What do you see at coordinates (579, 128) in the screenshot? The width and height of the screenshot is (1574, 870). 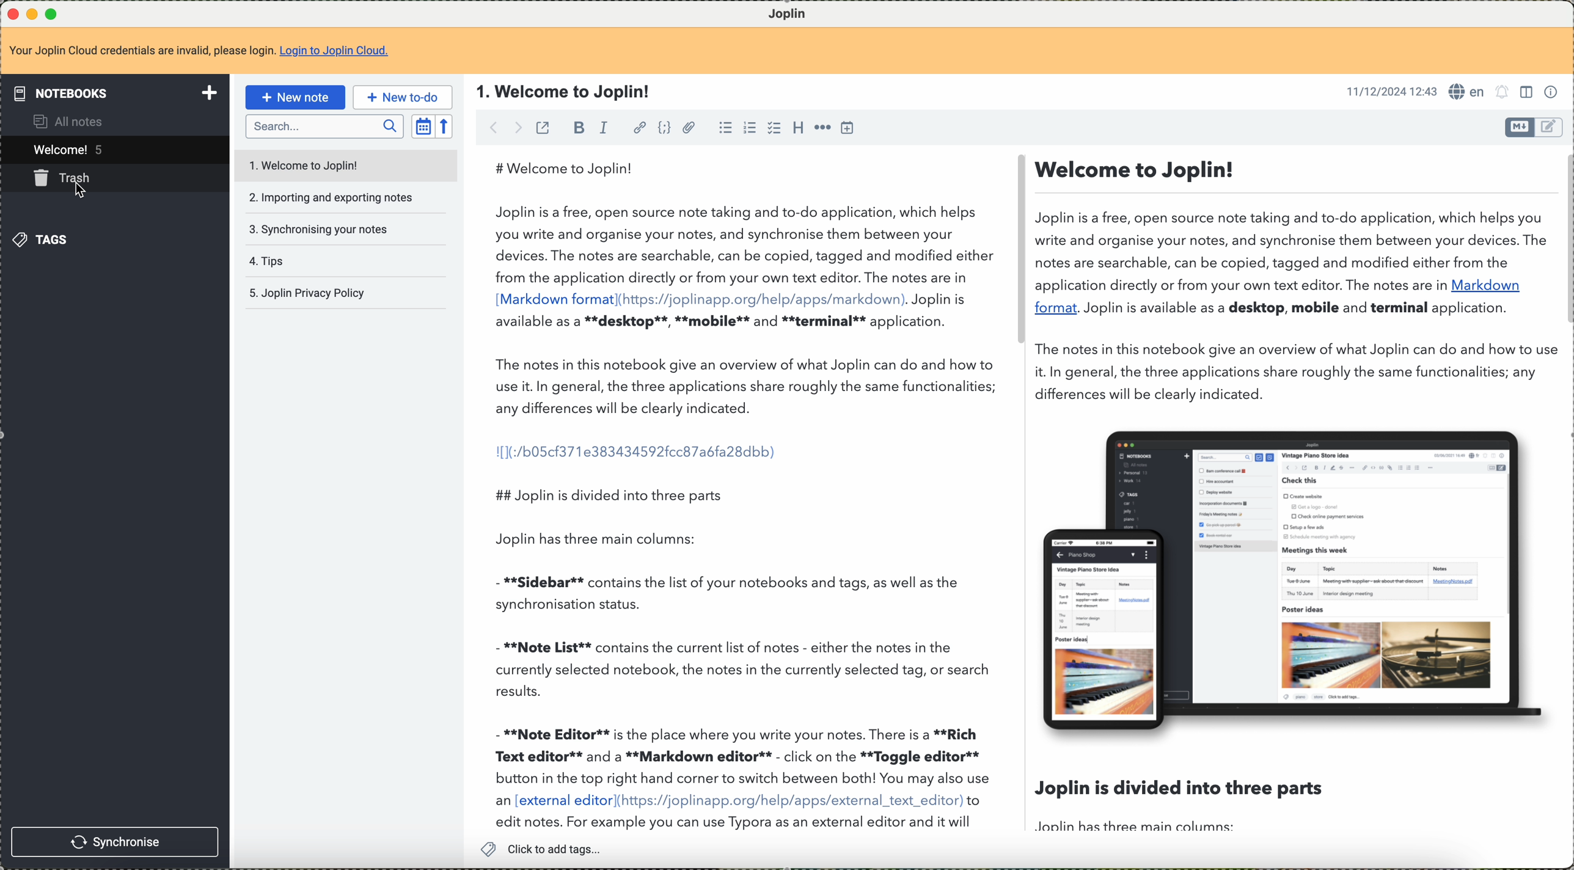 I see `bold` at bounding box center [579, 128].